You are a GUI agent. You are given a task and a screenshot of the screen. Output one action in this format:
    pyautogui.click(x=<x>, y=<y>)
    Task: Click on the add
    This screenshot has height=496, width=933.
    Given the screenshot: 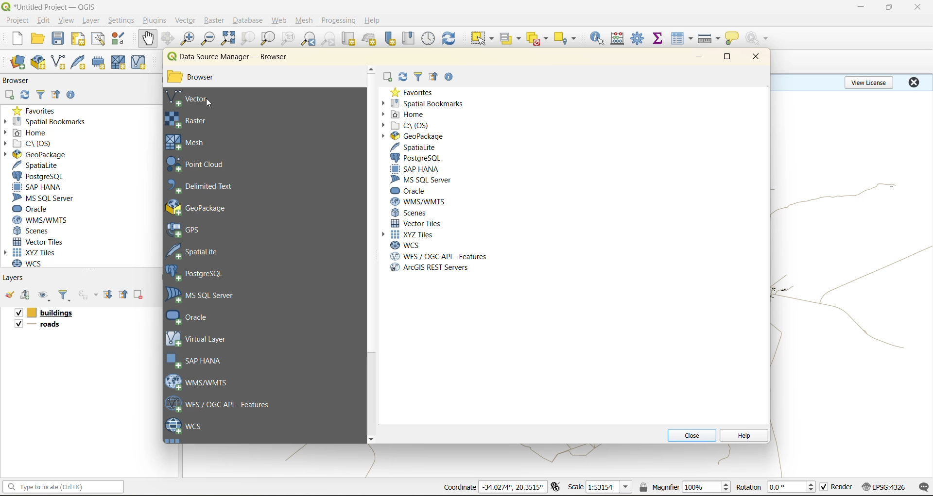 What is the action you would take?
    pyautogui.click(x=9, y=96)
    